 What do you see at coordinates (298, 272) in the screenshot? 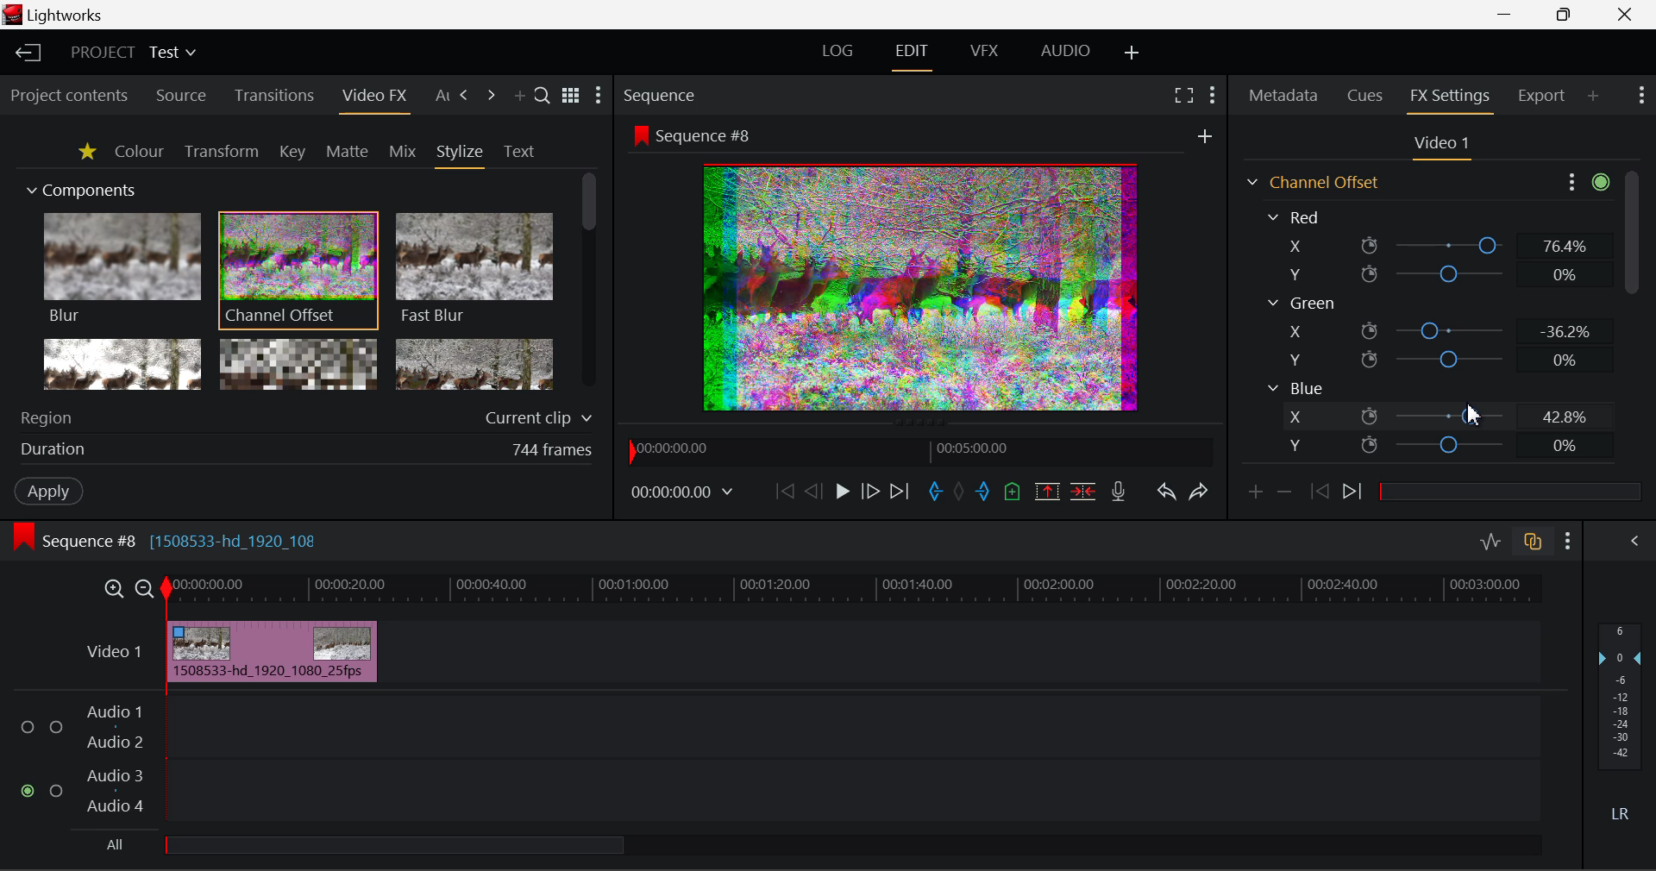
I see `Channel Offset` at bounding box center [298, 272].